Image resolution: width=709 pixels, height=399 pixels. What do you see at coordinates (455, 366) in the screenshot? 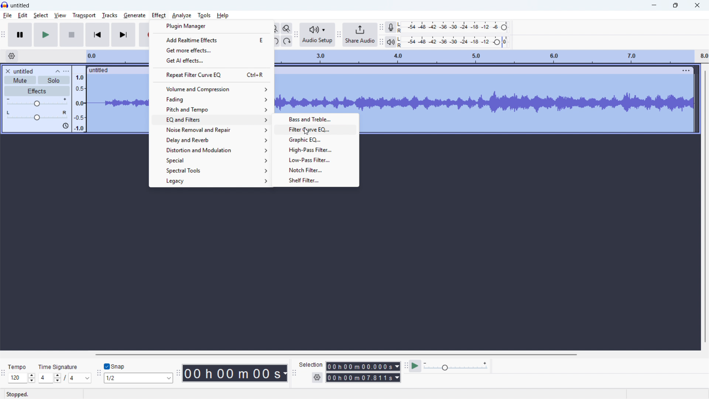
I see `Playback speed ` at bounding box center [455, 366].